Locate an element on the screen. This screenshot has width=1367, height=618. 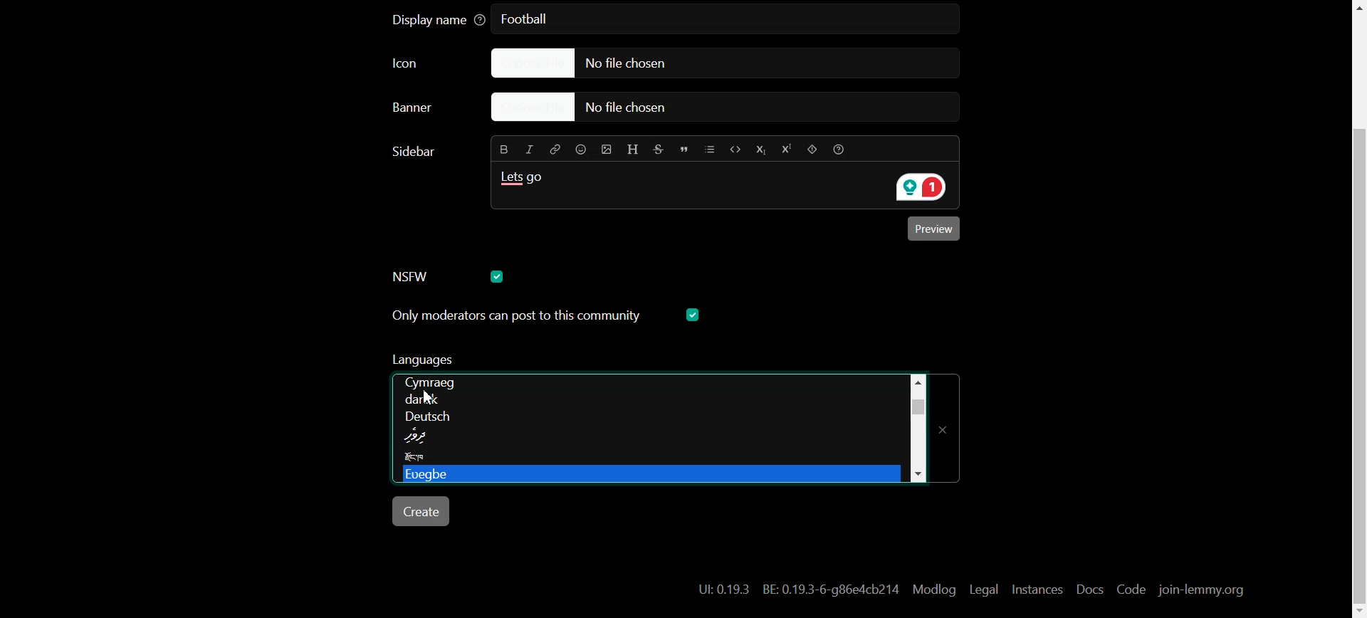
Vertical scroll bar is located at coordinates (917, 426).